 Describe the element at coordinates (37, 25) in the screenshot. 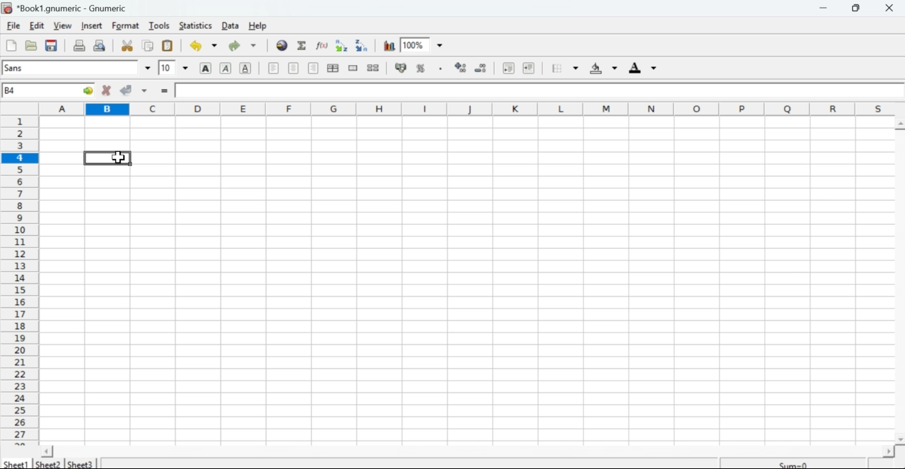

I see `Edit` at that location.